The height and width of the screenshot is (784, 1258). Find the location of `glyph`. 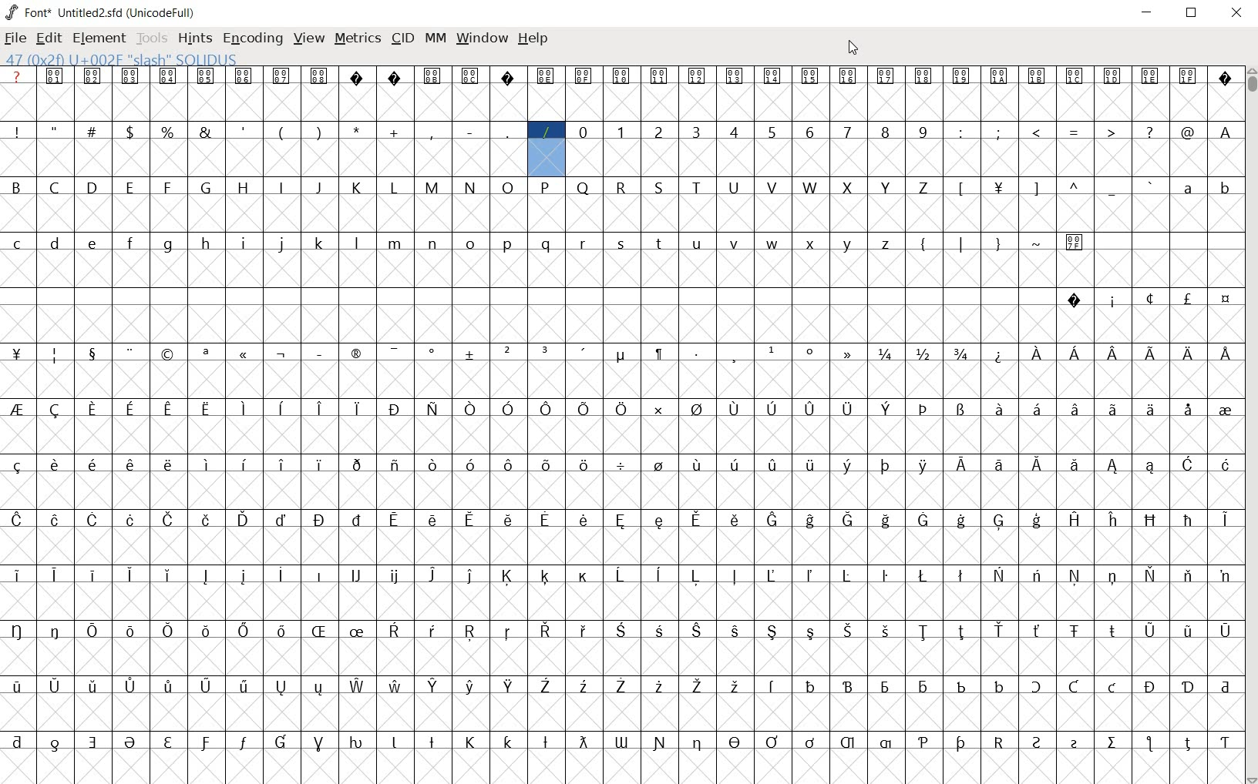

glyph is located at coordinates (772, 686).